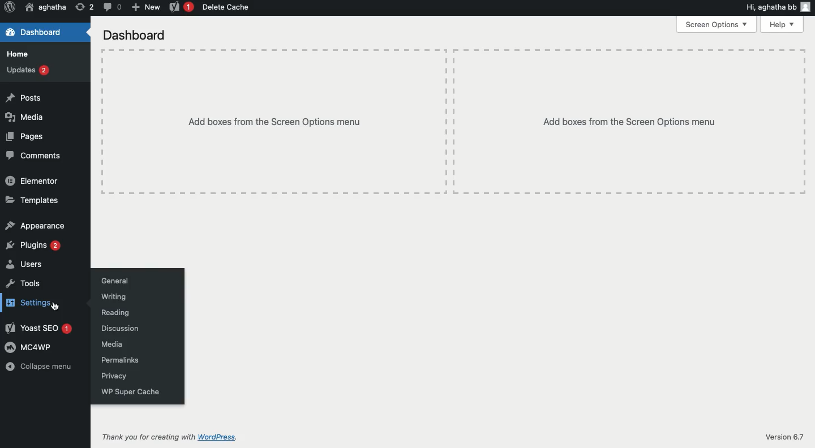 The width and height of the screenshot is (815, 448). What do you see at coordinates (144, 7) in the screenshot?
I see `New` at bounding box center [144, 7].